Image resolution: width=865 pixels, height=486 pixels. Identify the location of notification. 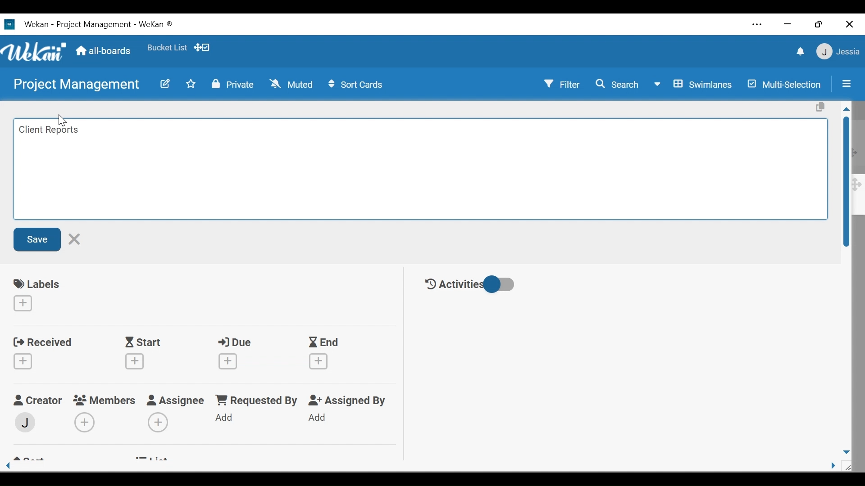
(801, 52).